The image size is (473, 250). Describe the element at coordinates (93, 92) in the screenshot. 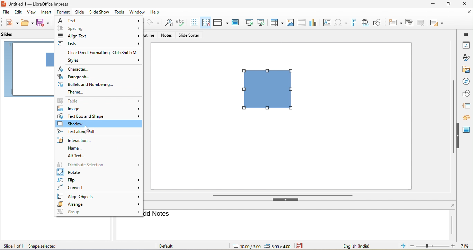

I see `theme` at that location.